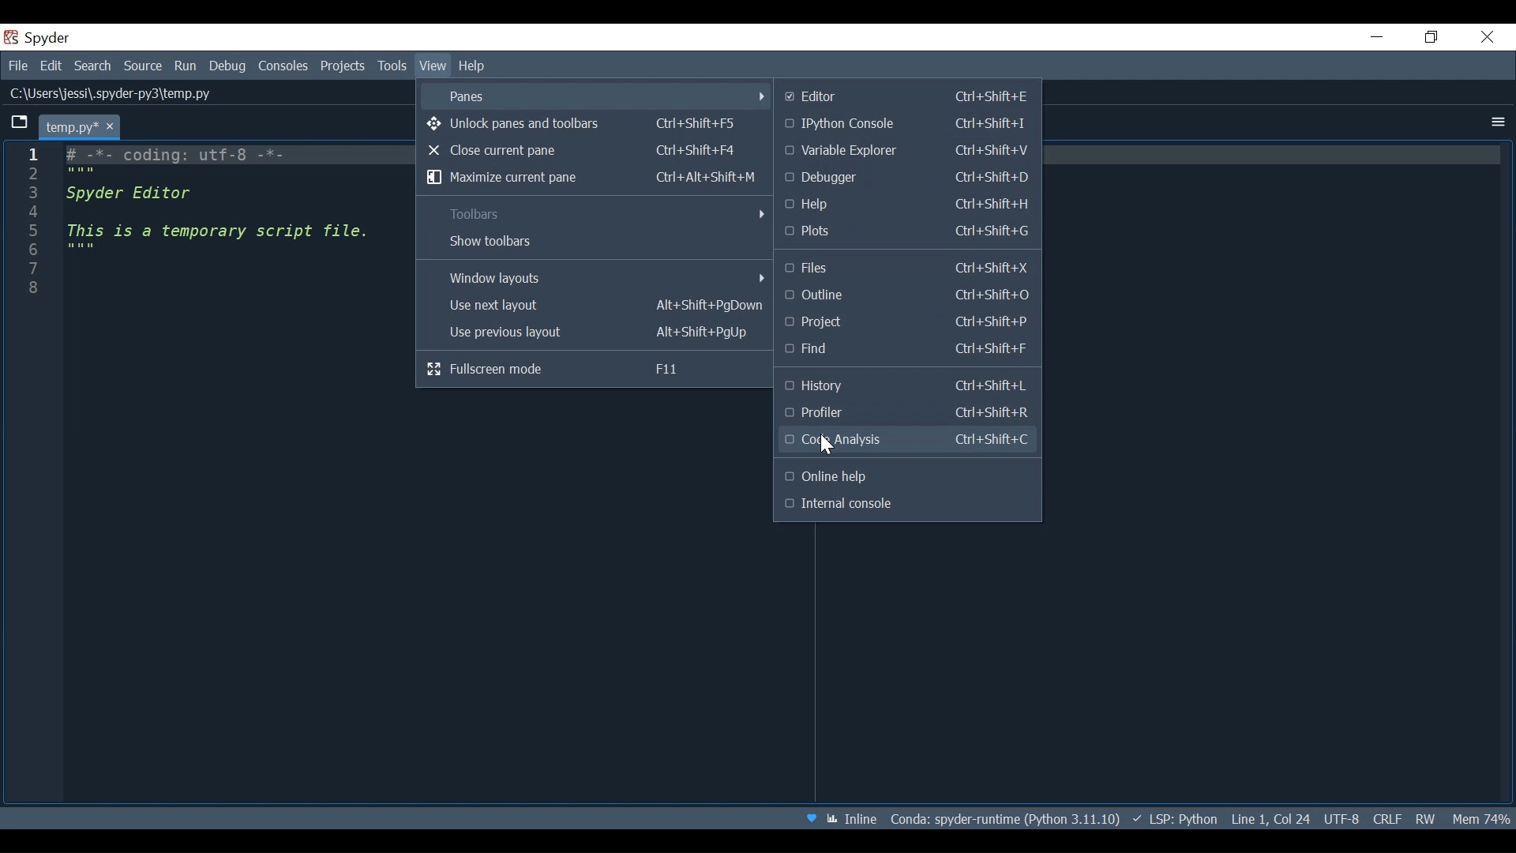 The height and width of the screenshot is (853, 1516). What do you see at coordinates (906, 505) in the screenshot?
I see `Internal Console` at bounding box center [906, 505].